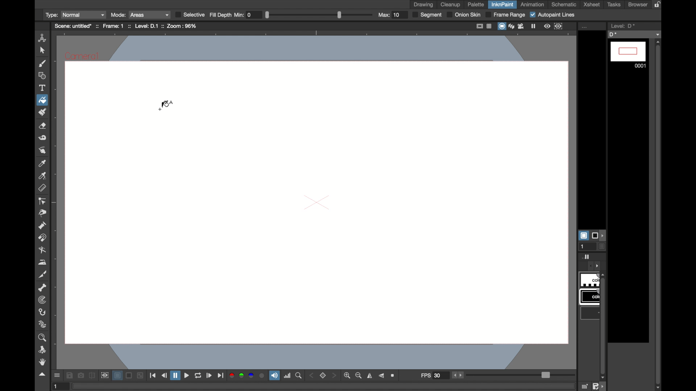 The image size is (696, 391). I want to click on zoom out, so click(358, 375).